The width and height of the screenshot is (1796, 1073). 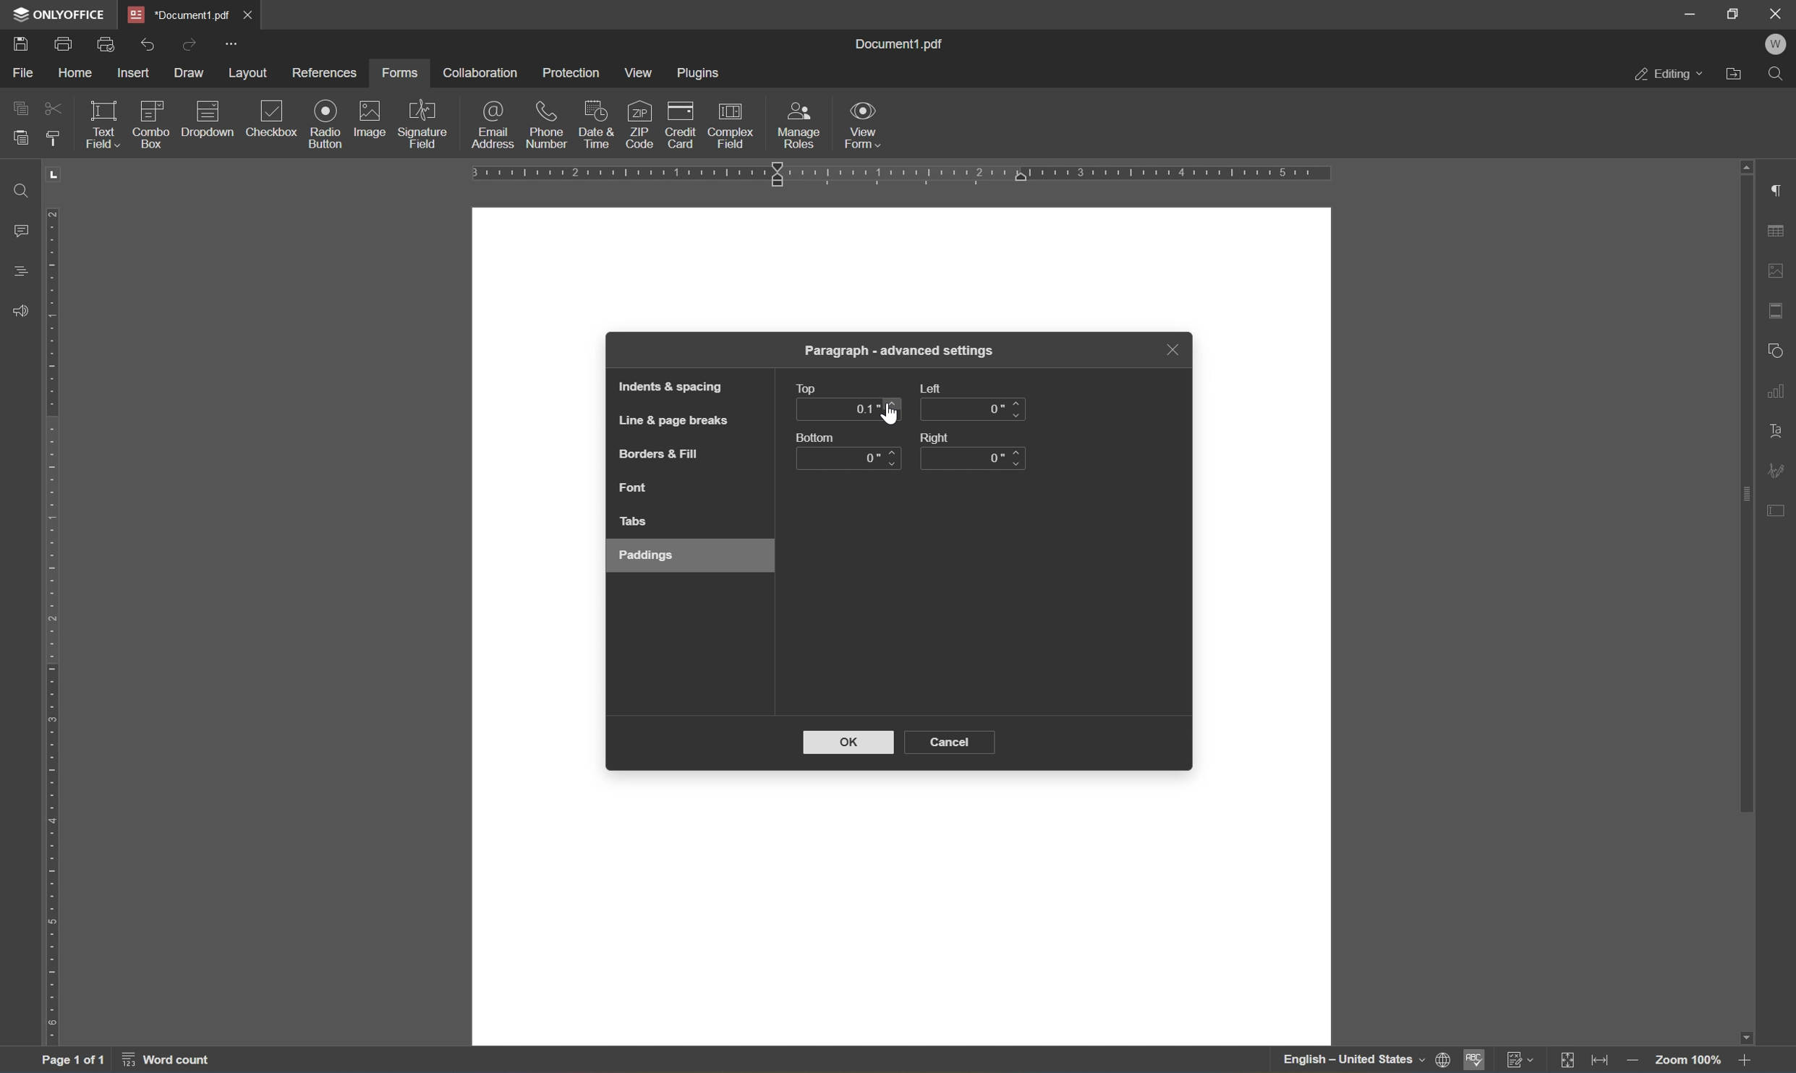 I want to click on line & page breaks, so click(x=677, y=419).